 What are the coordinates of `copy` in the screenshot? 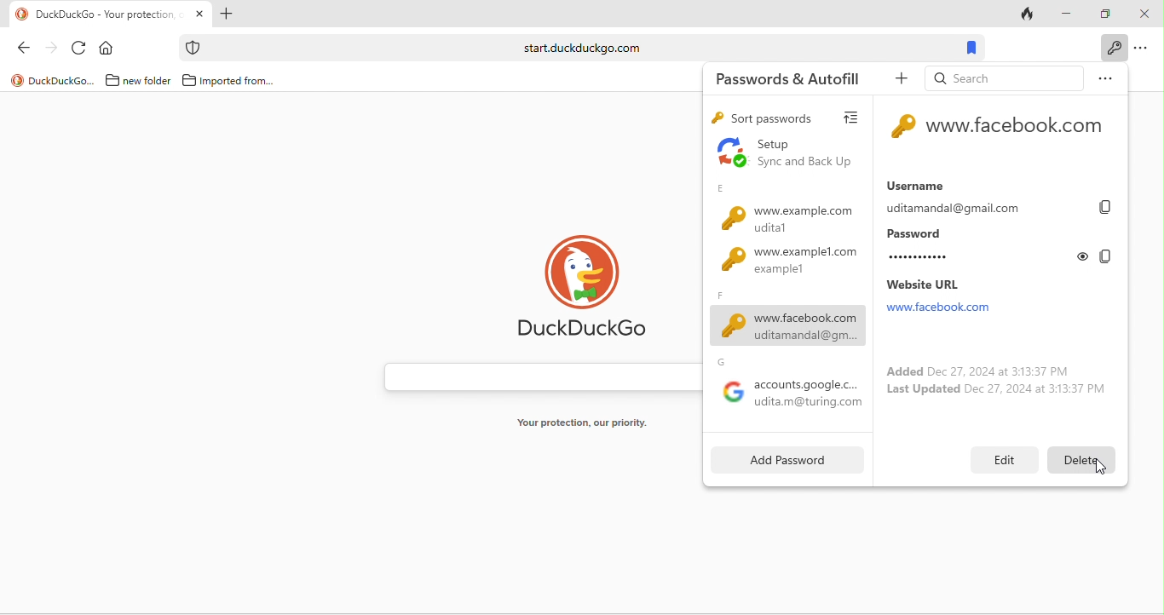 It's located at (1109, 208).